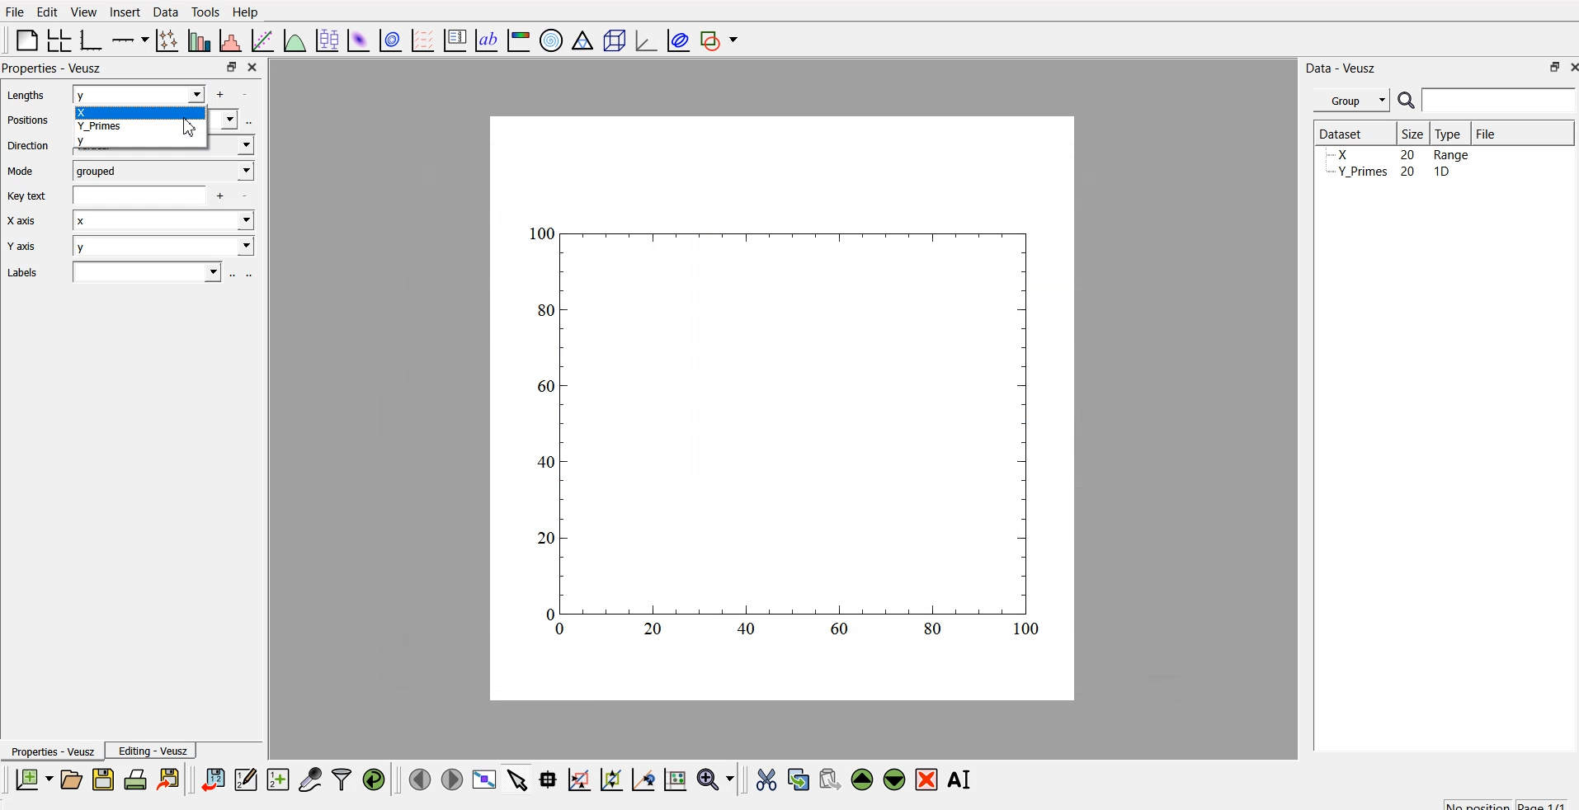  Describe the element at coordinates (325, 40) in the screenshot. I see `plot box plots` at that location.